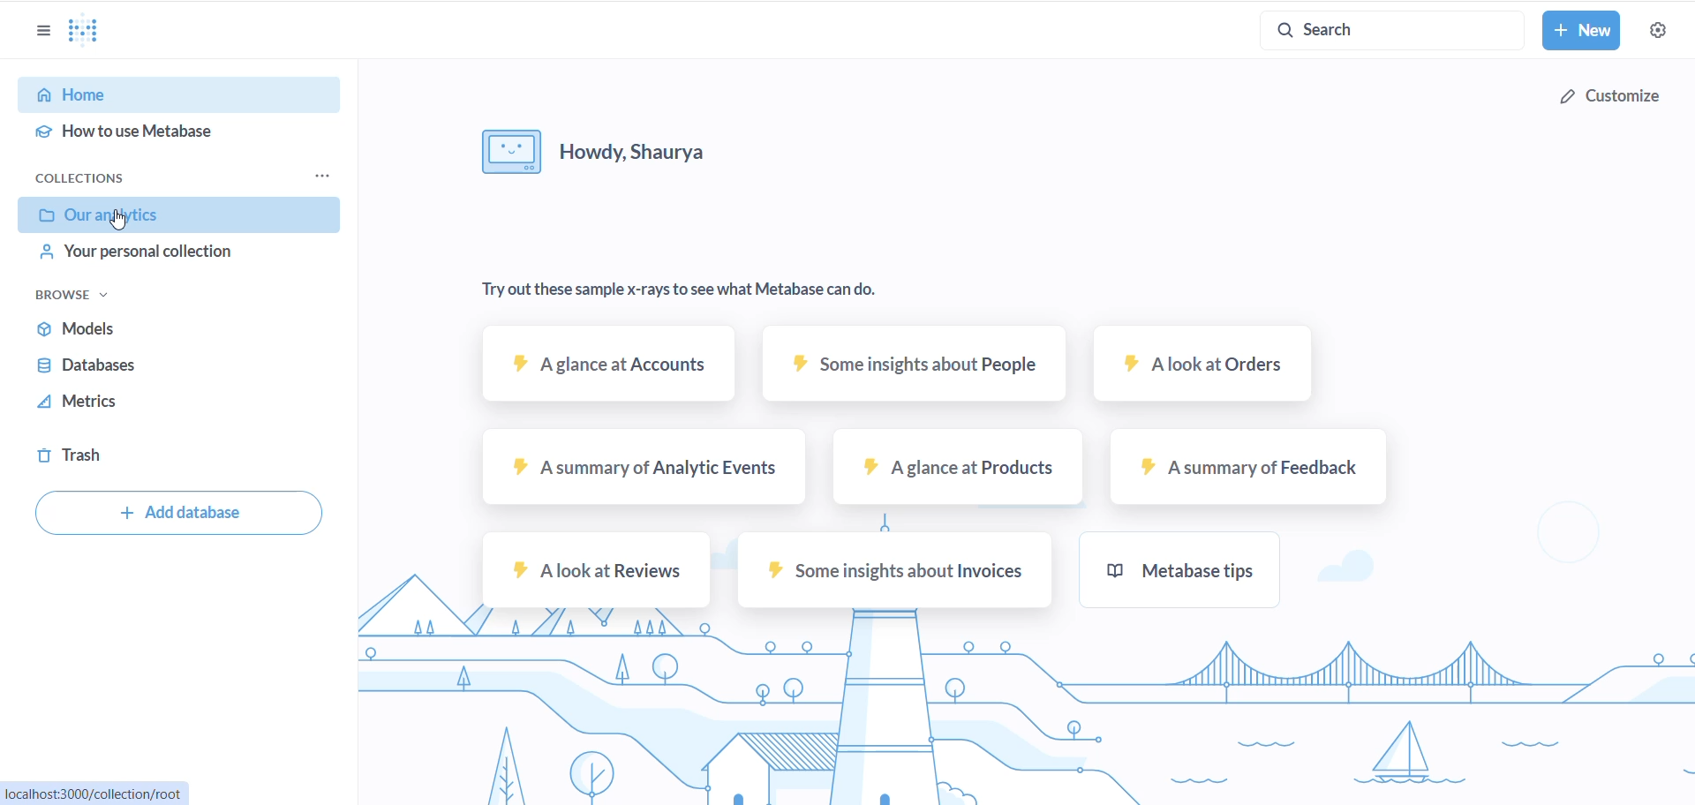  I want to click on new , so click(1582, 31).